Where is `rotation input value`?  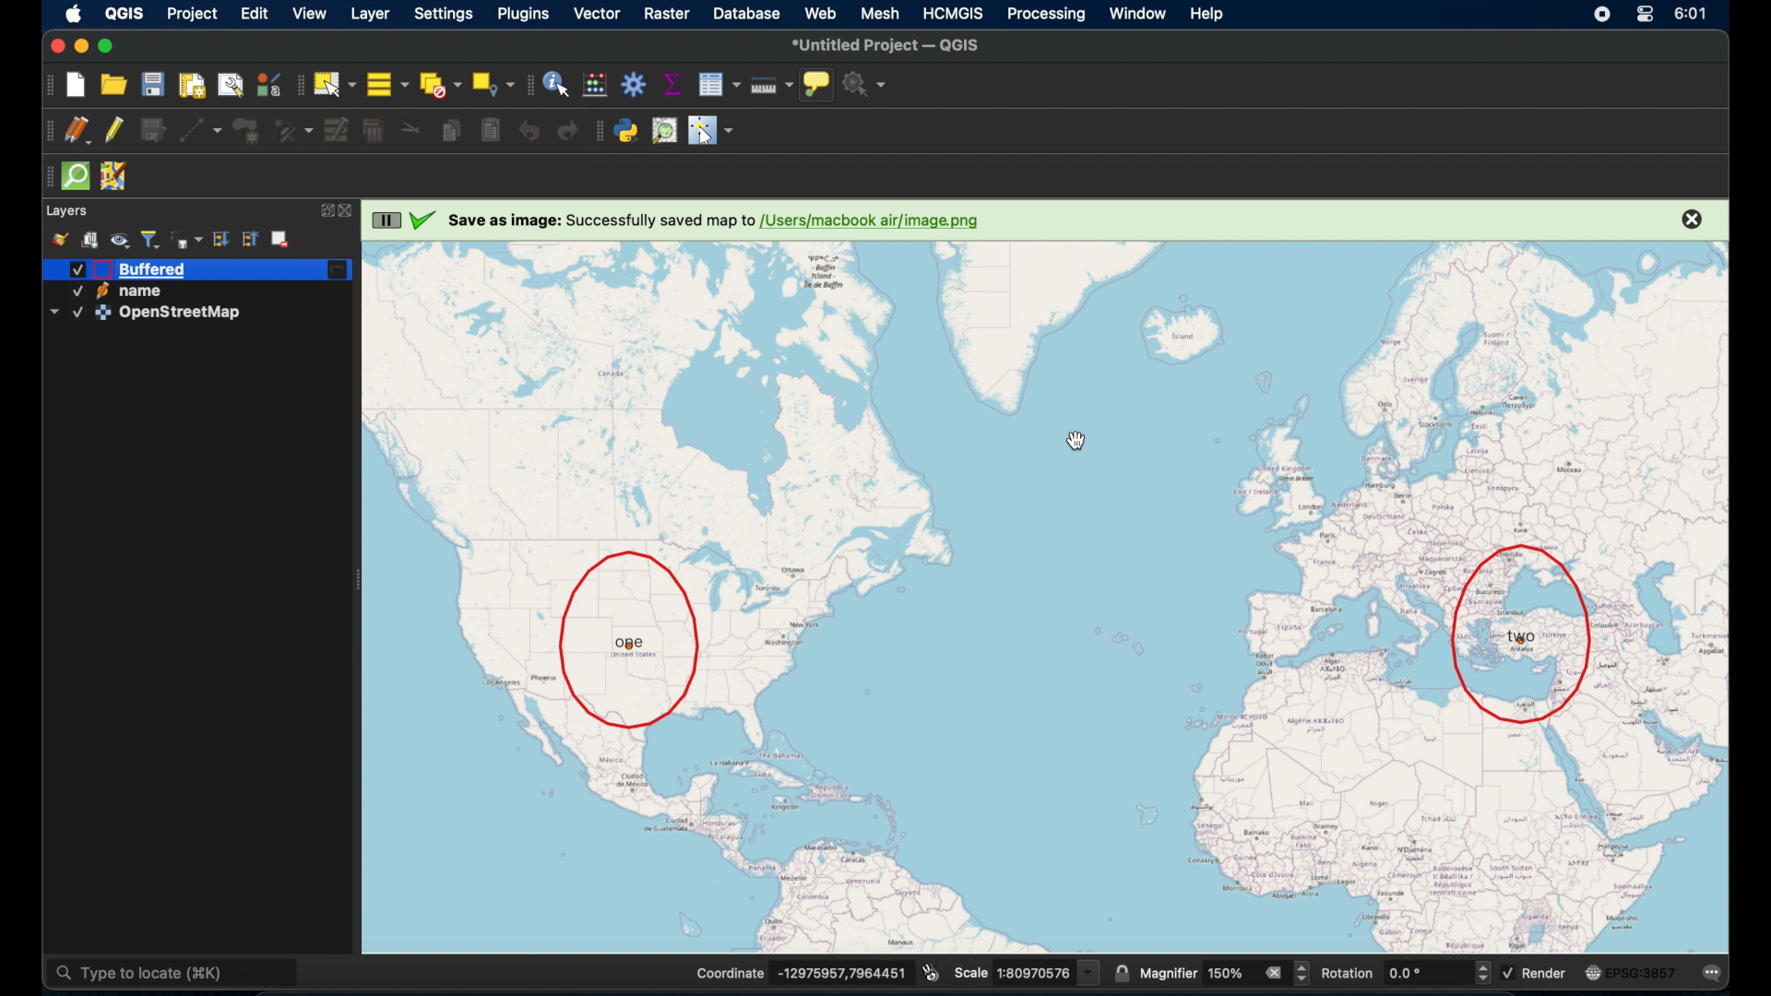
rotation input value is located at coordinates (1424, 974).